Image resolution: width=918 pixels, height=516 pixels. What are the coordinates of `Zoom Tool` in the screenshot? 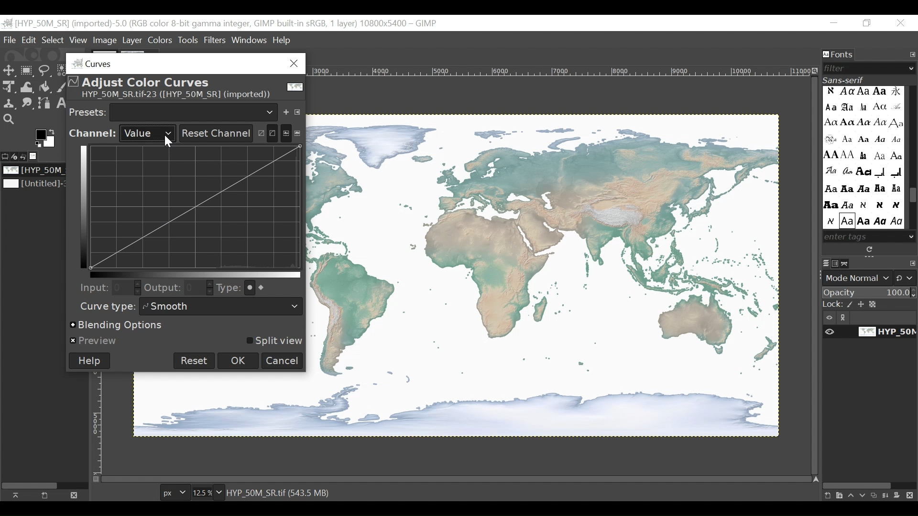 It's located at (10, 120).